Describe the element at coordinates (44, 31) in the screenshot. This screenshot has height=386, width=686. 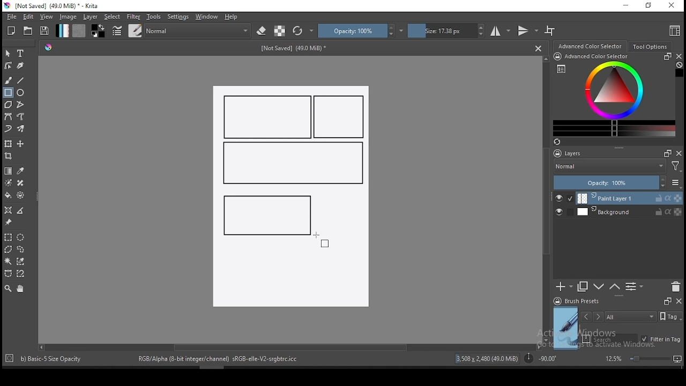
I see `save` at that location.